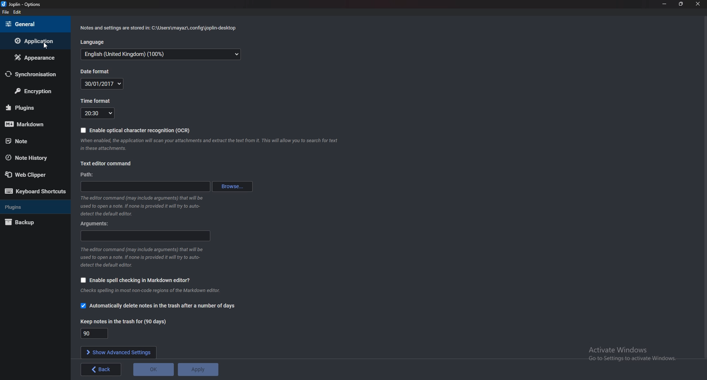  What do you see at coordinates (153, 369) in the screenshot?
I see `O K` at bounding box center [153, 369].